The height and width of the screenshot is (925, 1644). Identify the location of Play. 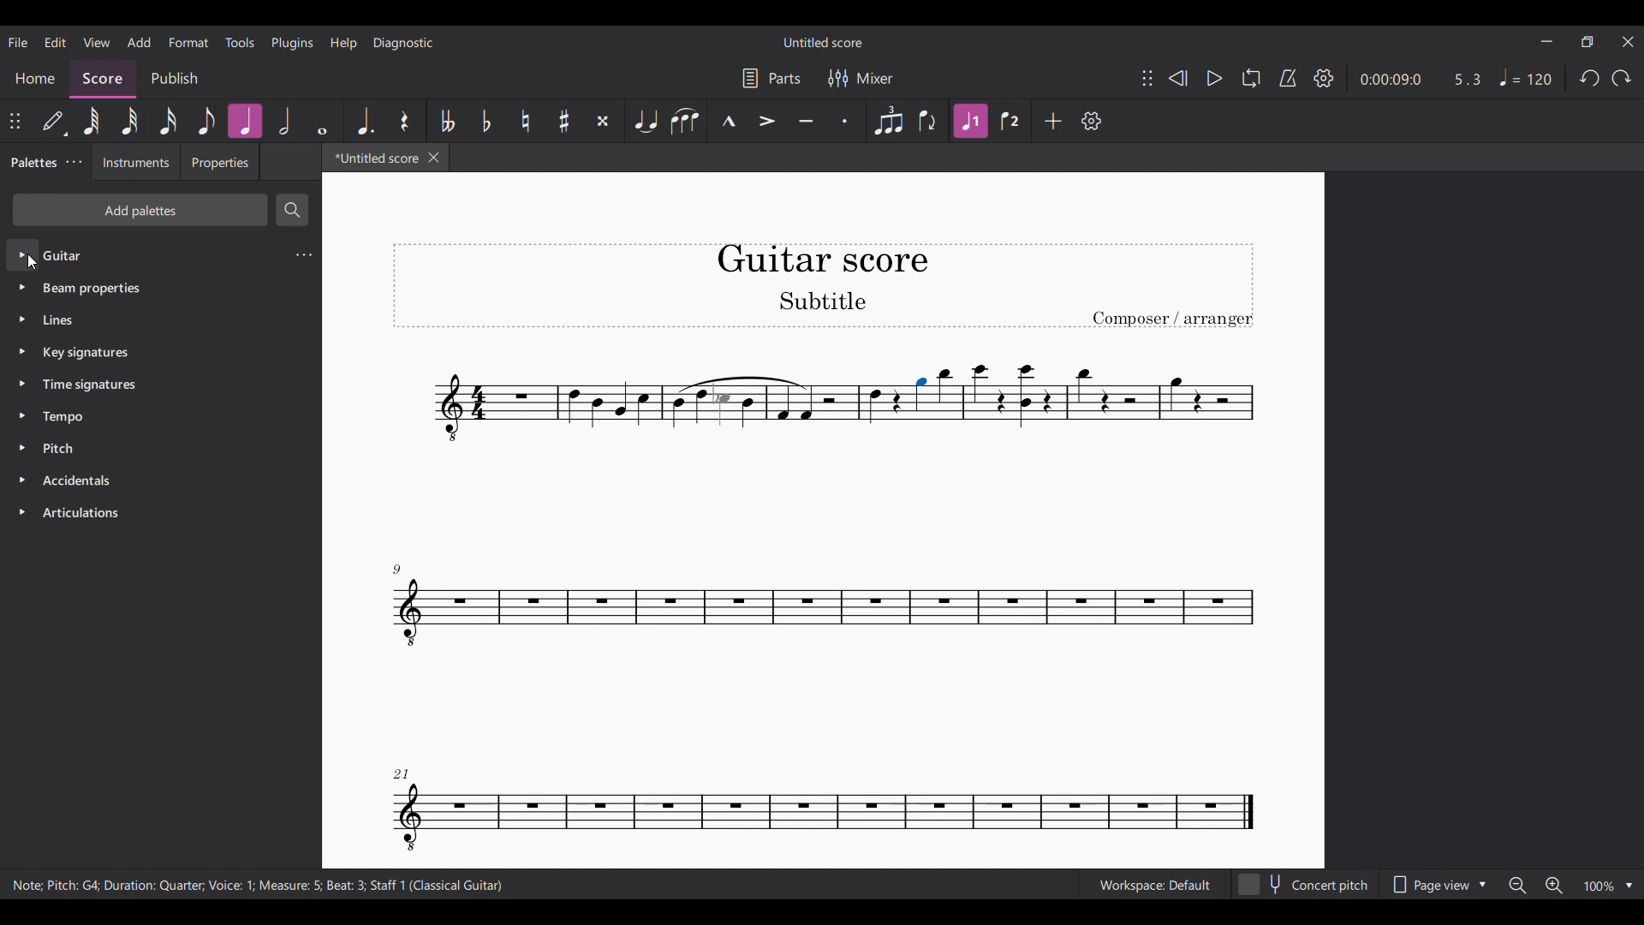
(1215, 79).